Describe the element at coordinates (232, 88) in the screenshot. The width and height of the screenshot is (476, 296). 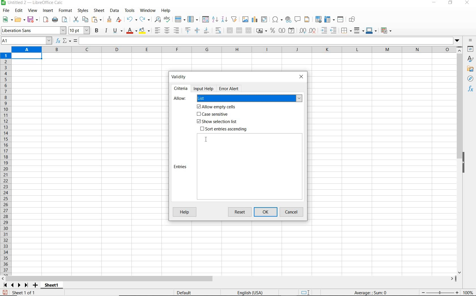
I see `Error Alert` at that location.